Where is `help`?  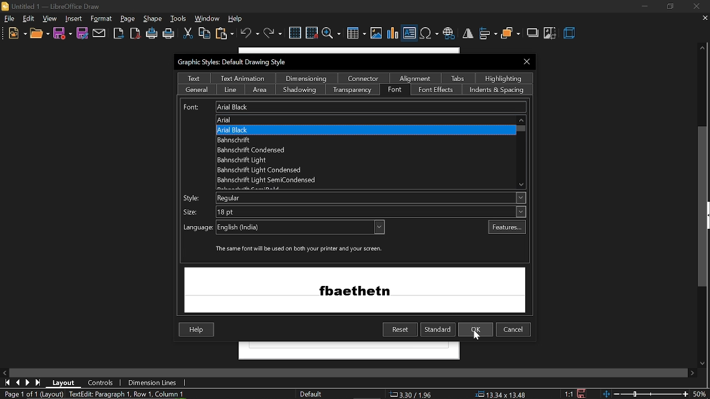 help is located at coordinates (239, 18).